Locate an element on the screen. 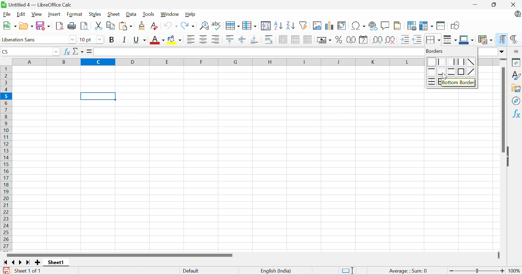 The height and width of the screenshot is (275, 522). Align center is located at coordinates (204, 40).